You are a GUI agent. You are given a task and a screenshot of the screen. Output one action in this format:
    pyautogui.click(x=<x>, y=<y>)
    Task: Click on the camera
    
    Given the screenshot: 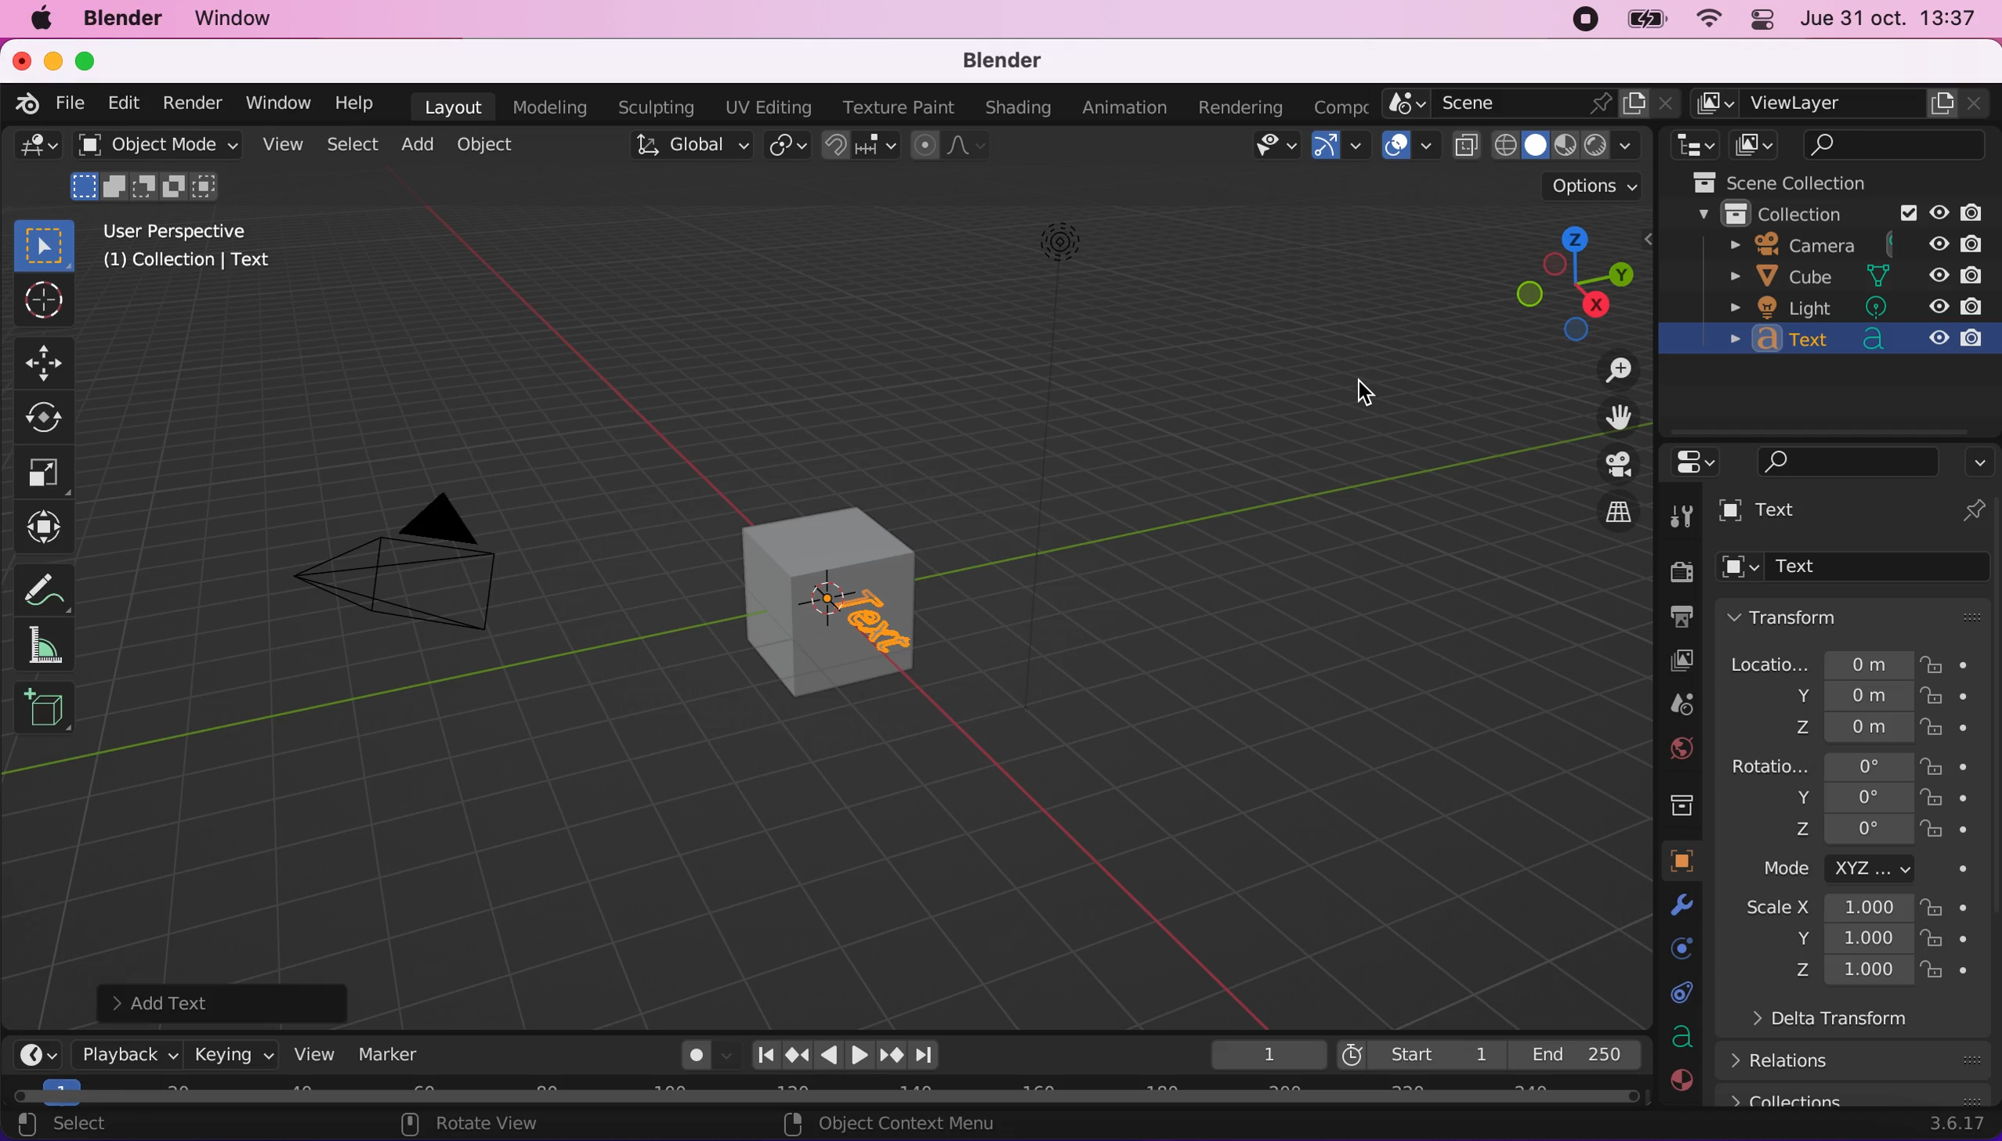 What is the action you would take?
    pyautogui.click(x=411, y=556)
    